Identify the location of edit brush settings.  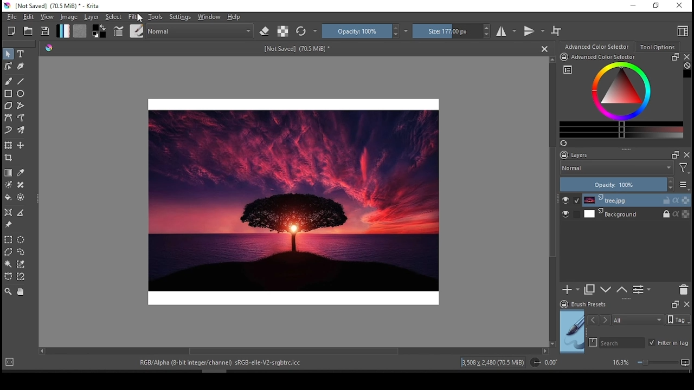
(119, 30).